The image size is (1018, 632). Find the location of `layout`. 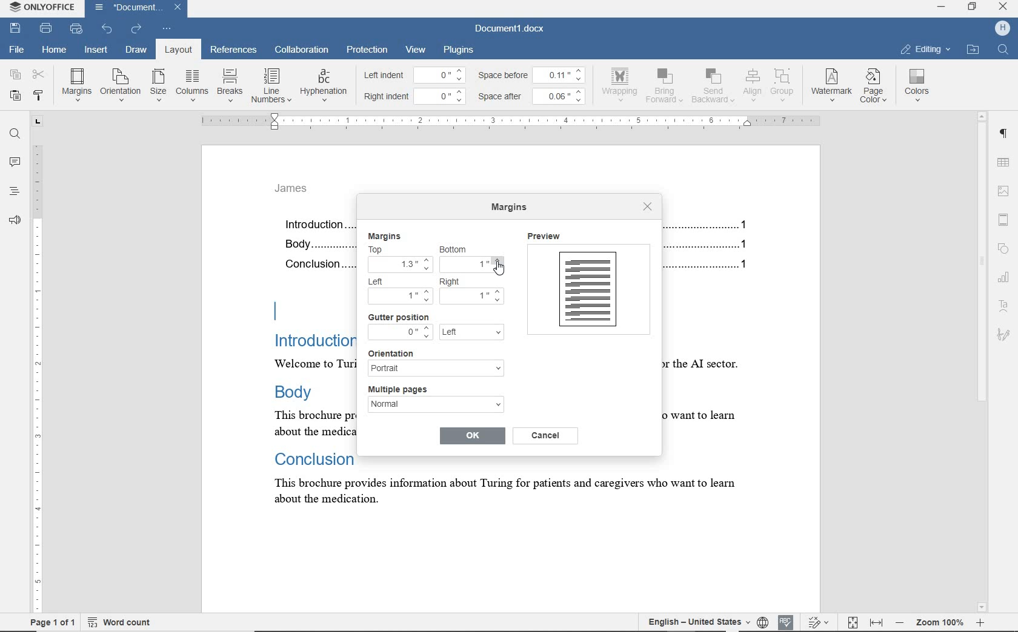

layout is located at coordinates (176, 50).